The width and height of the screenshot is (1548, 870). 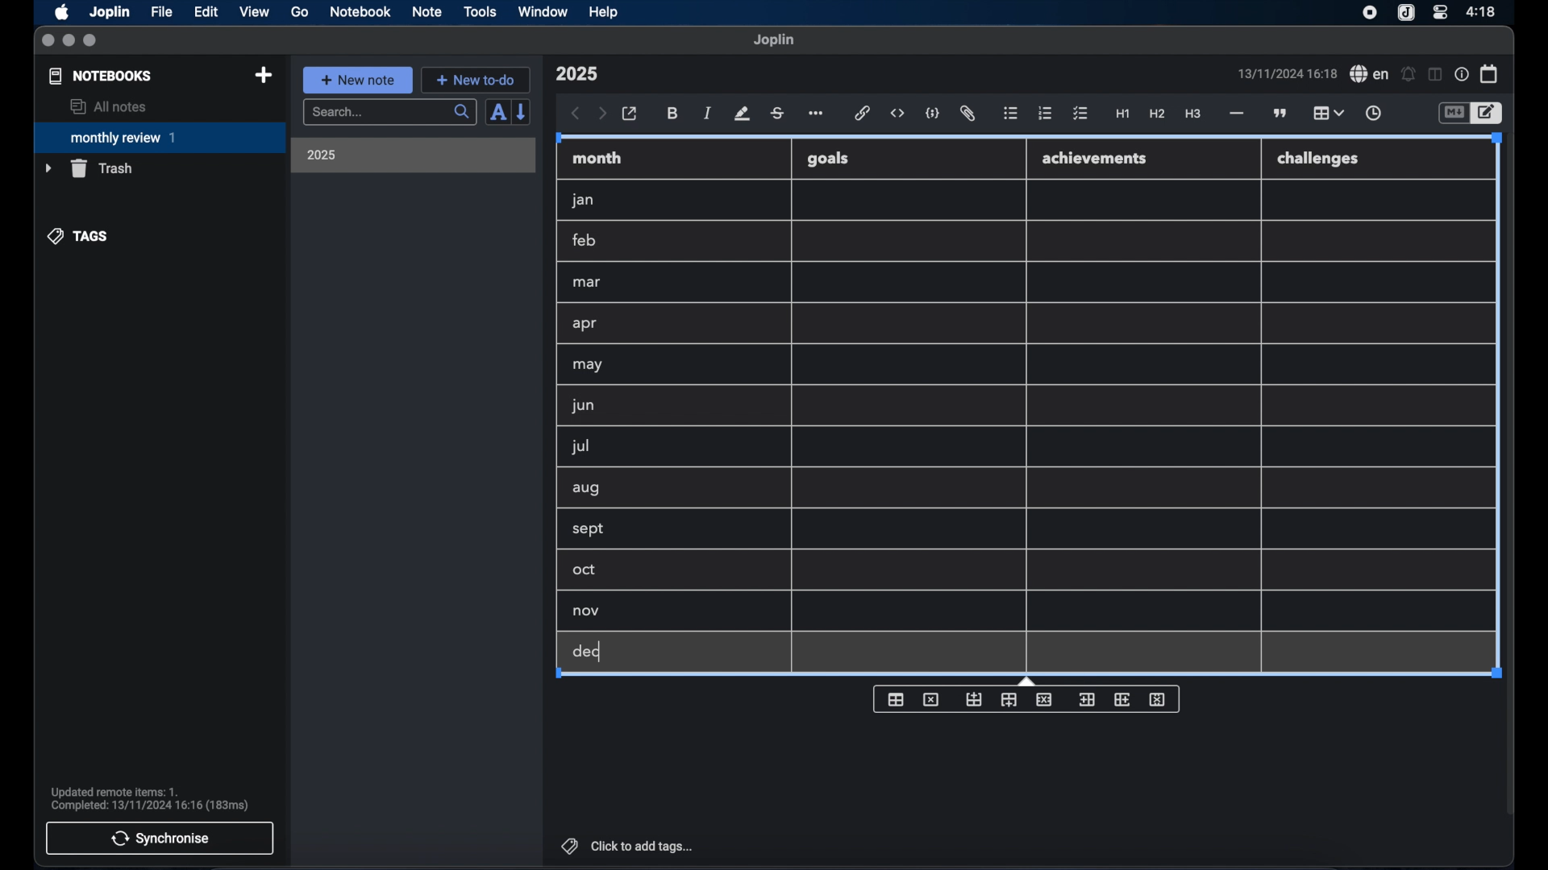 What do you see at coordinates (1123, 114) in the screenshot?
I see `heading 1` at bounding box center [1123, 114].